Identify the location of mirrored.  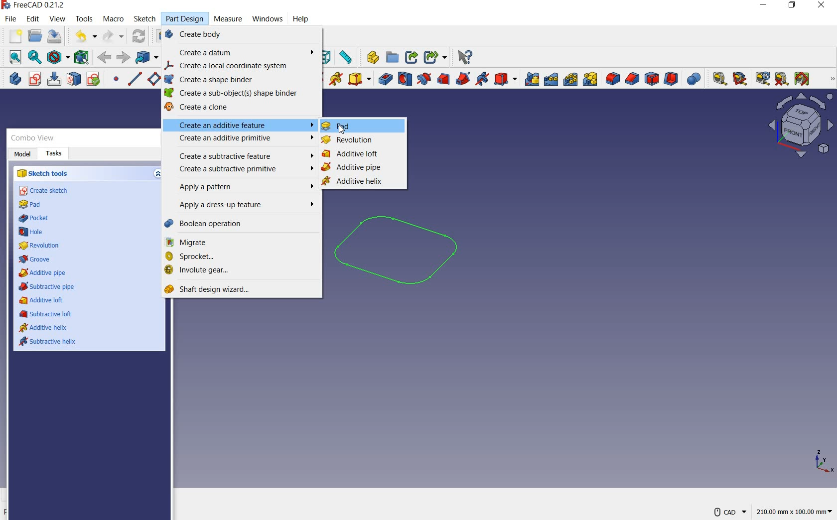
(532, 80).